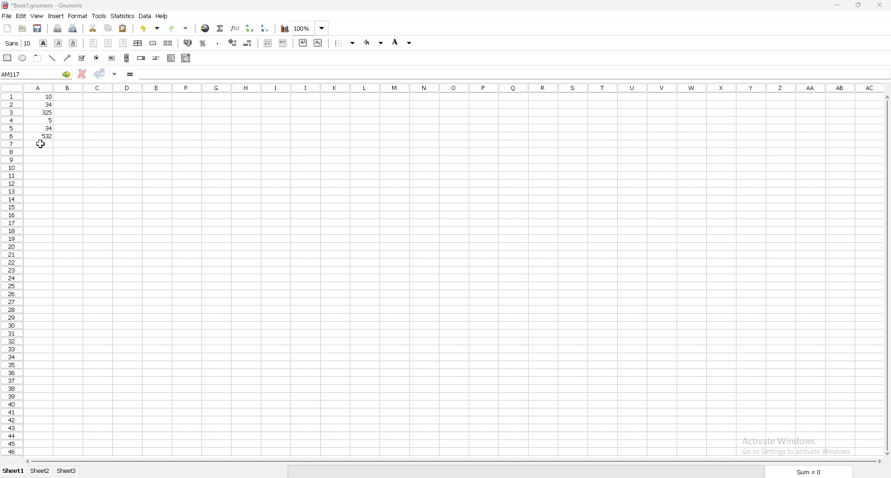  What do you see at coordinates (250, 28) in the screenshot?
I see `sort ascending` at bounding box center [250, 28].